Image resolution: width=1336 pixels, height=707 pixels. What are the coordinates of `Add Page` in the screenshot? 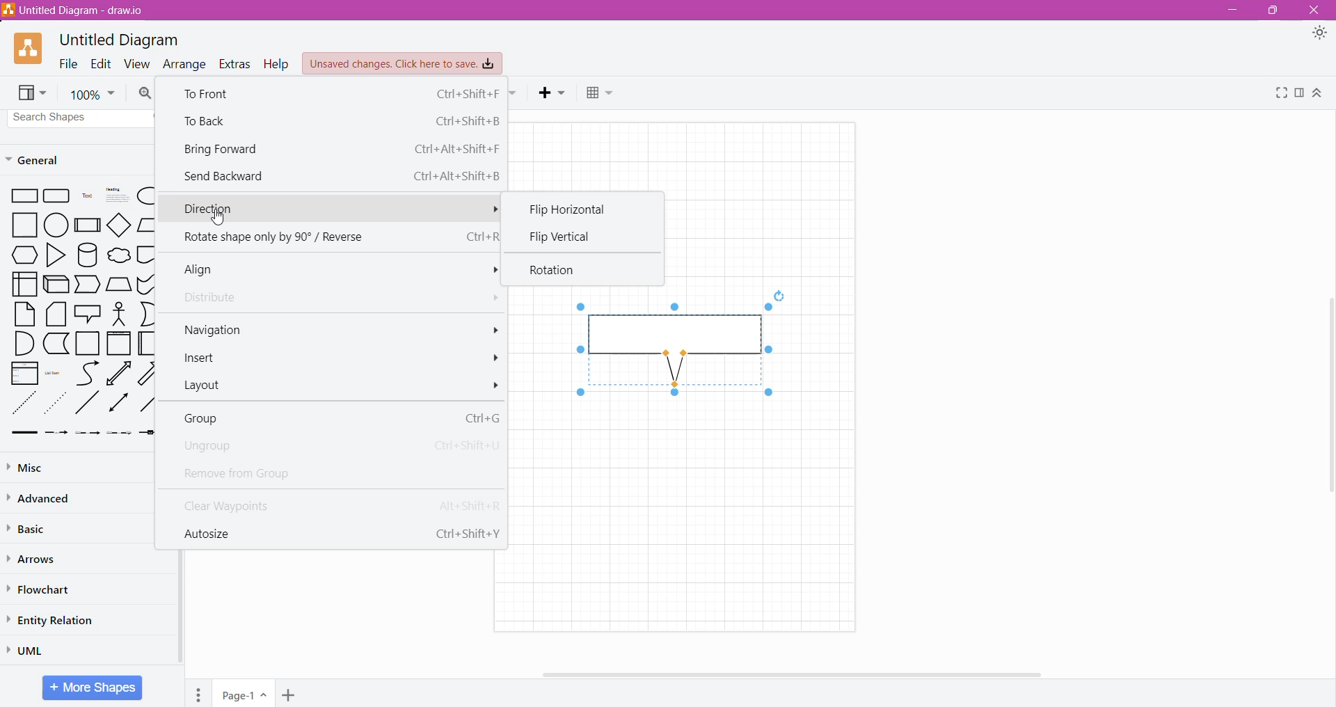 It's located at (288, 694).